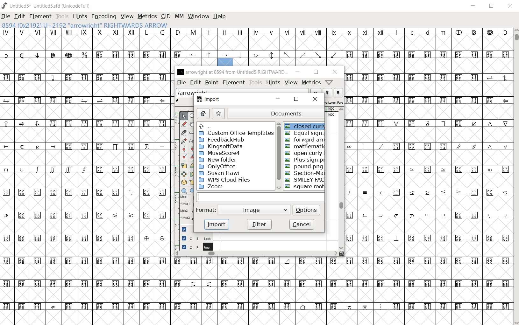 This screenshot has width=519, height=325. Describe the element at coordinates (193, 149) in the screenshot. I see `add a curve point always either horizontal or vertical` at that location.